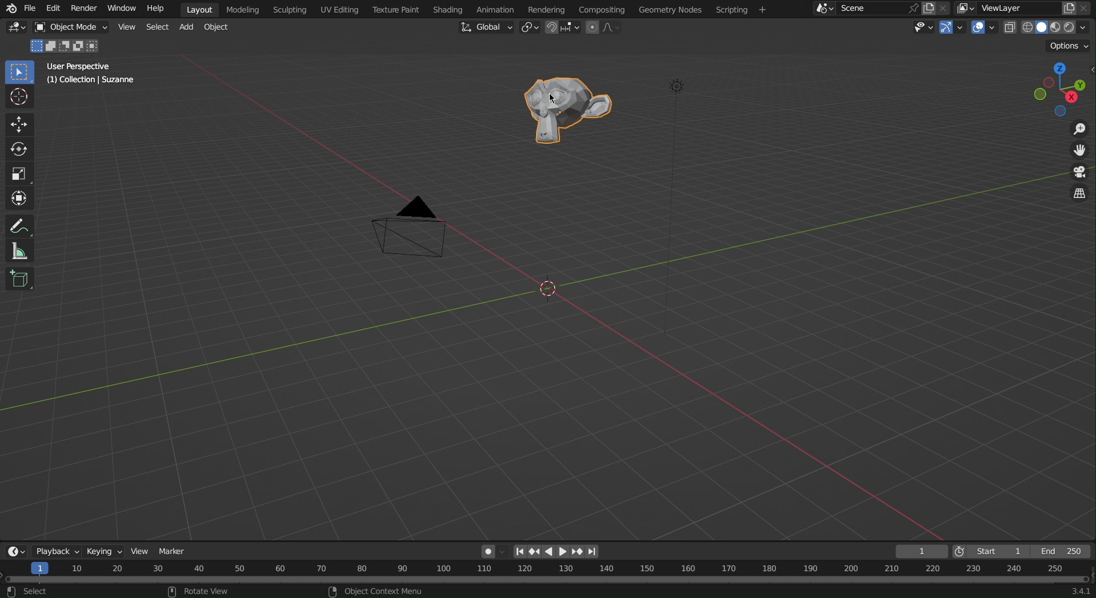 The height and width of the screenshot is (598, 1096). I want to click on extend existing selection, so click(54, 47).